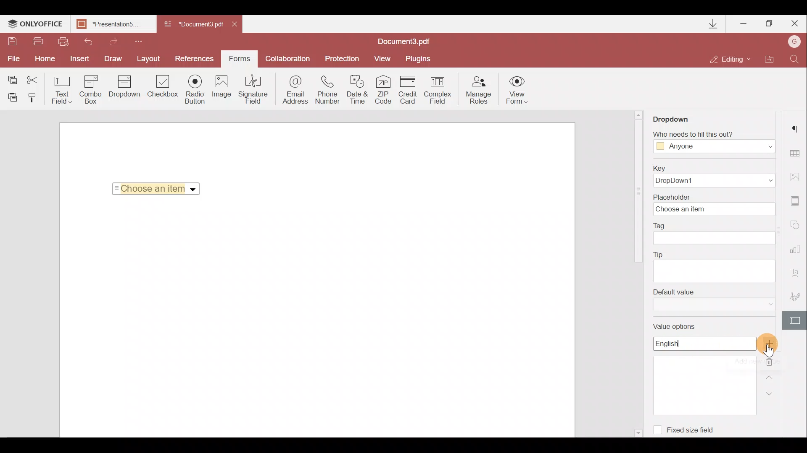  Describe the element at coordinates (386, 91) in the screenshot. I see `ZIP code` at that location.